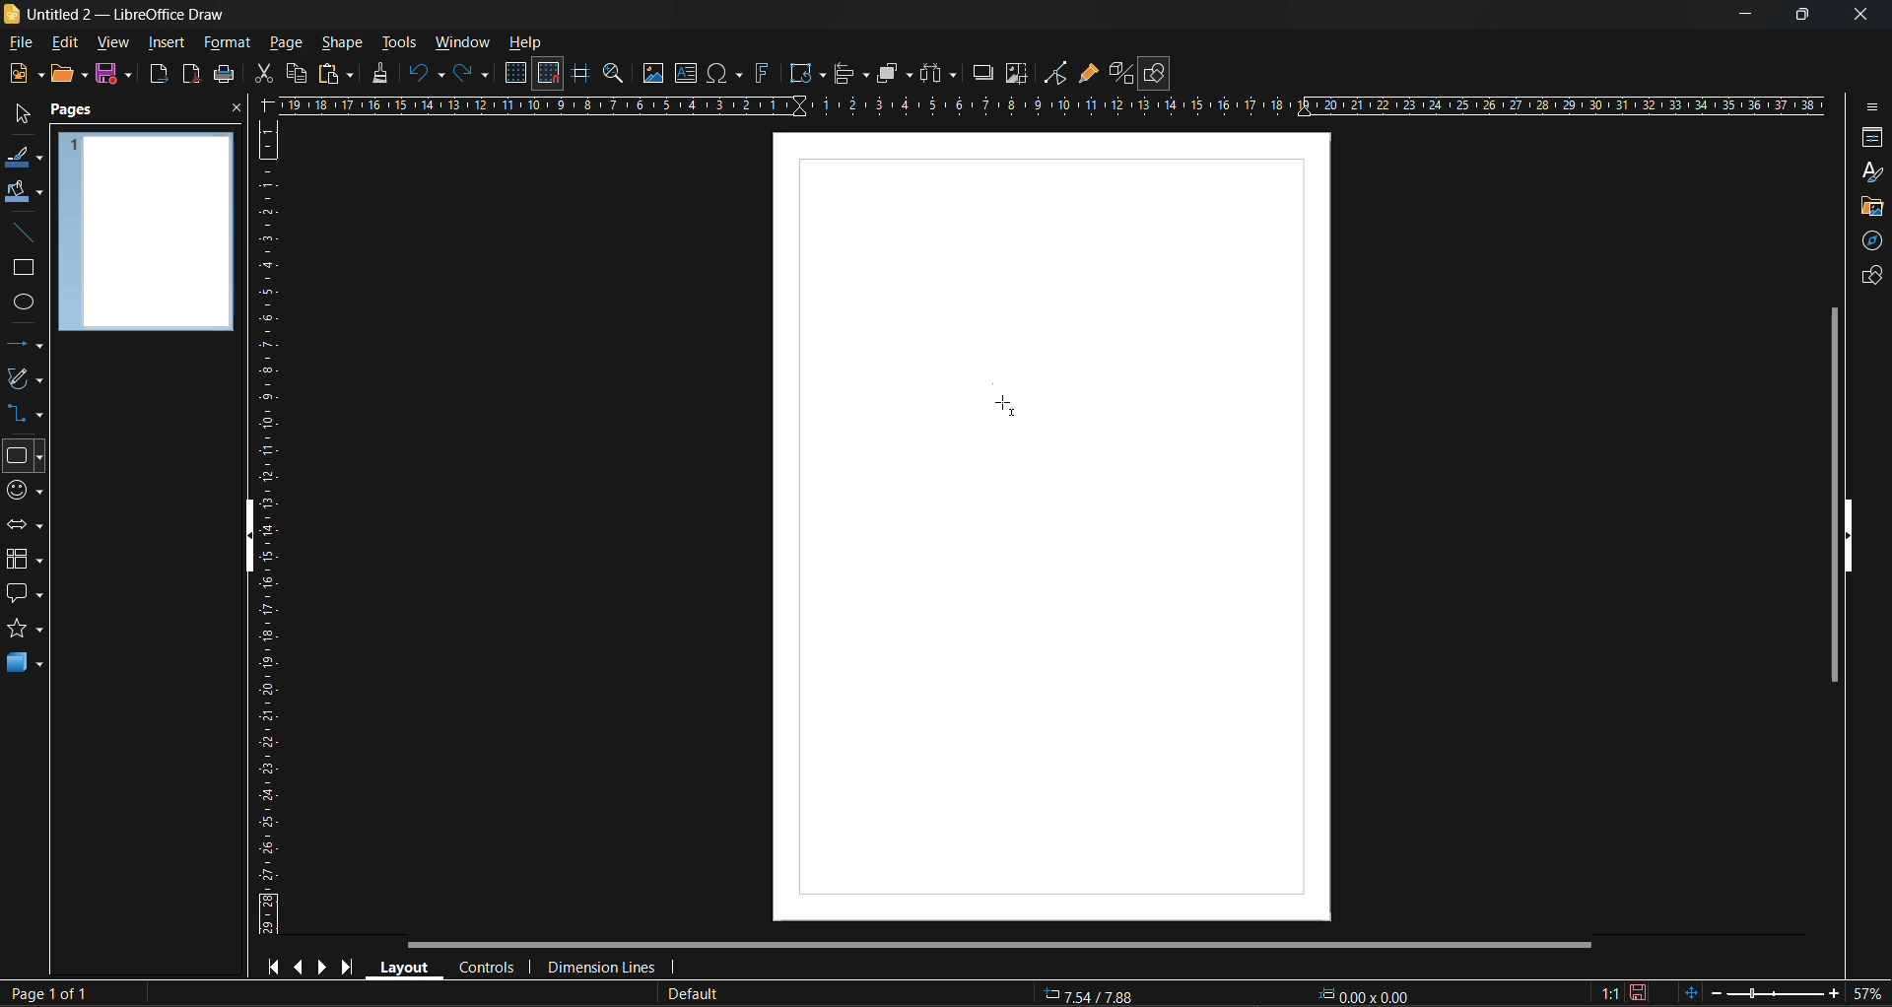 This screenshot has width=1892, height=1007. What do you see at coordinates (600, 969) in the screenshot?
I see `dimension lines` at bounding box center [600, 969].